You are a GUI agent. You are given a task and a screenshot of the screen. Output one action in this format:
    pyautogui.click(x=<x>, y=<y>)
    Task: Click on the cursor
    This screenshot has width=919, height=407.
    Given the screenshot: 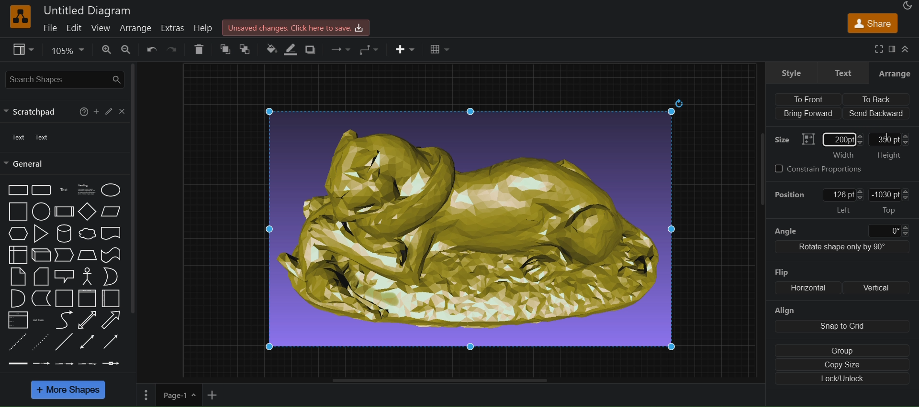 What is the action you would take?
    pyautogui.click(x=888, y=138)
    